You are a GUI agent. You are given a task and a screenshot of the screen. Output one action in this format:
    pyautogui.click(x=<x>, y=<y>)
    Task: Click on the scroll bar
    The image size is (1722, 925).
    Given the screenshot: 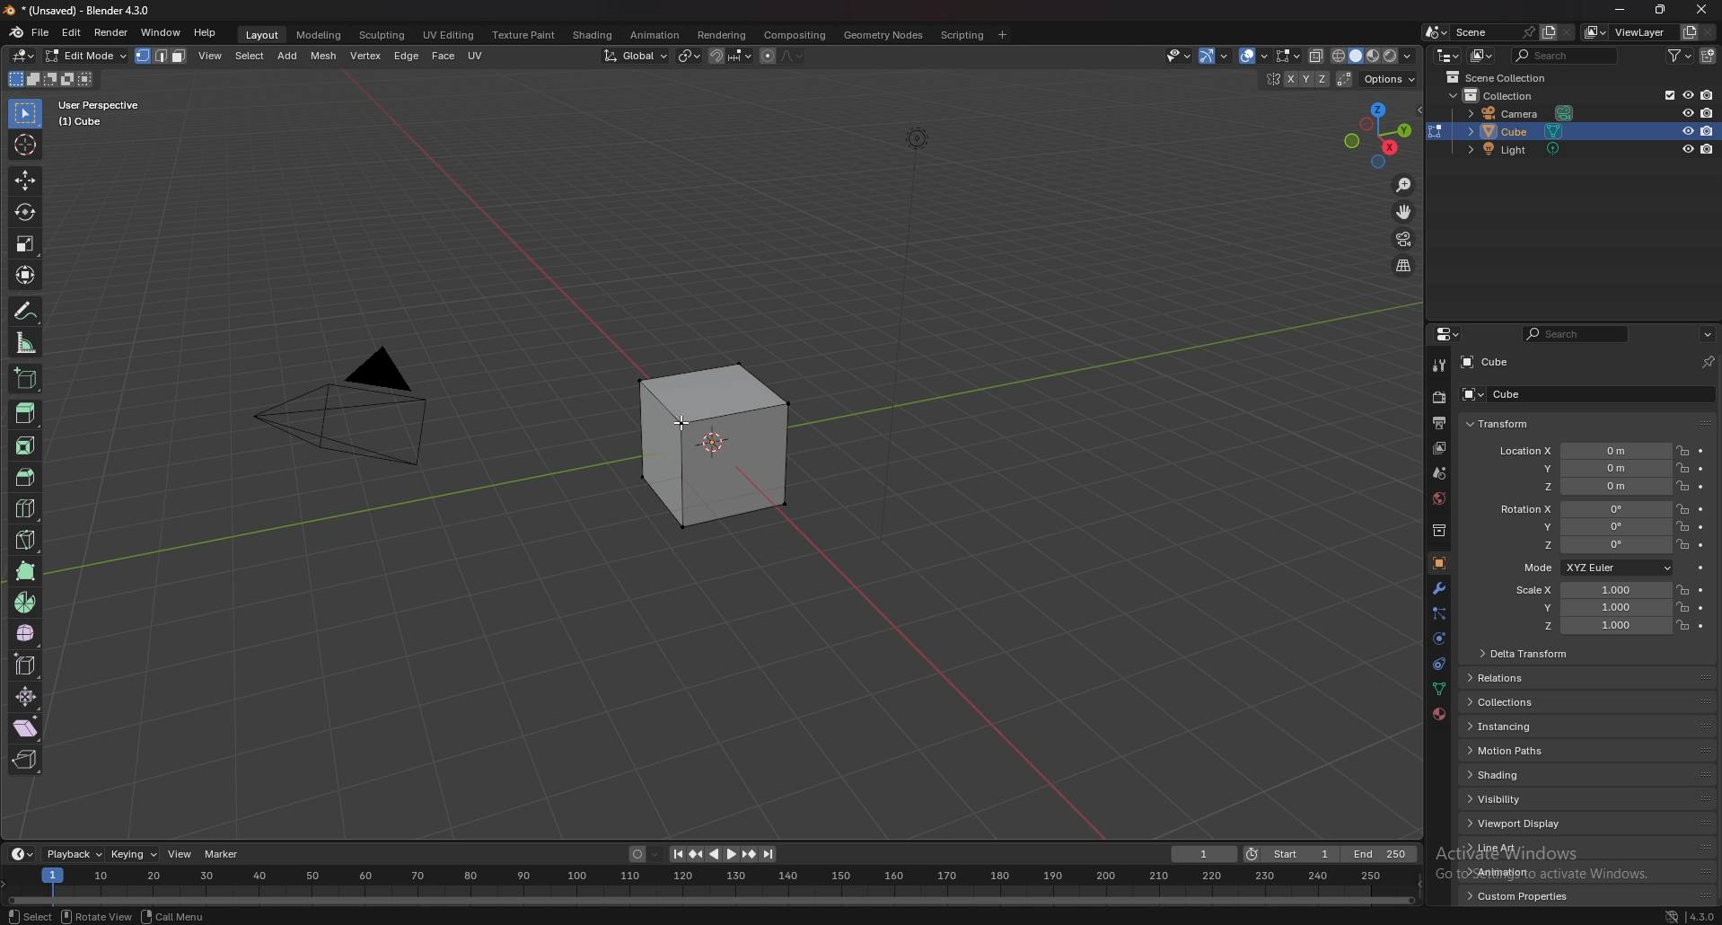 What is the action you would take?
    pyautogui.click(x=1721, y=635)
    